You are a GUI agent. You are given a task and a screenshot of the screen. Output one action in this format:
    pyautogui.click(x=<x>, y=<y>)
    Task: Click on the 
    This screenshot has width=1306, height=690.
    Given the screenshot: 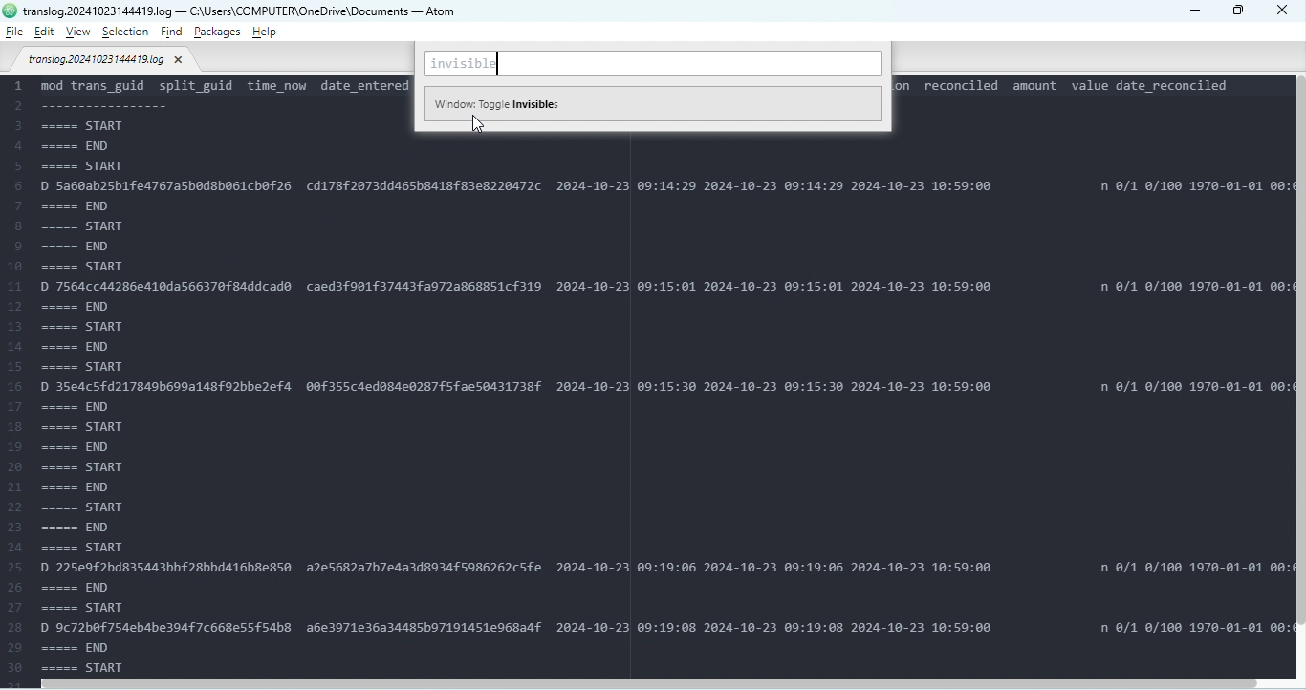 What is the action you would take?
    pyautogui.click(x=10, y=11)
    